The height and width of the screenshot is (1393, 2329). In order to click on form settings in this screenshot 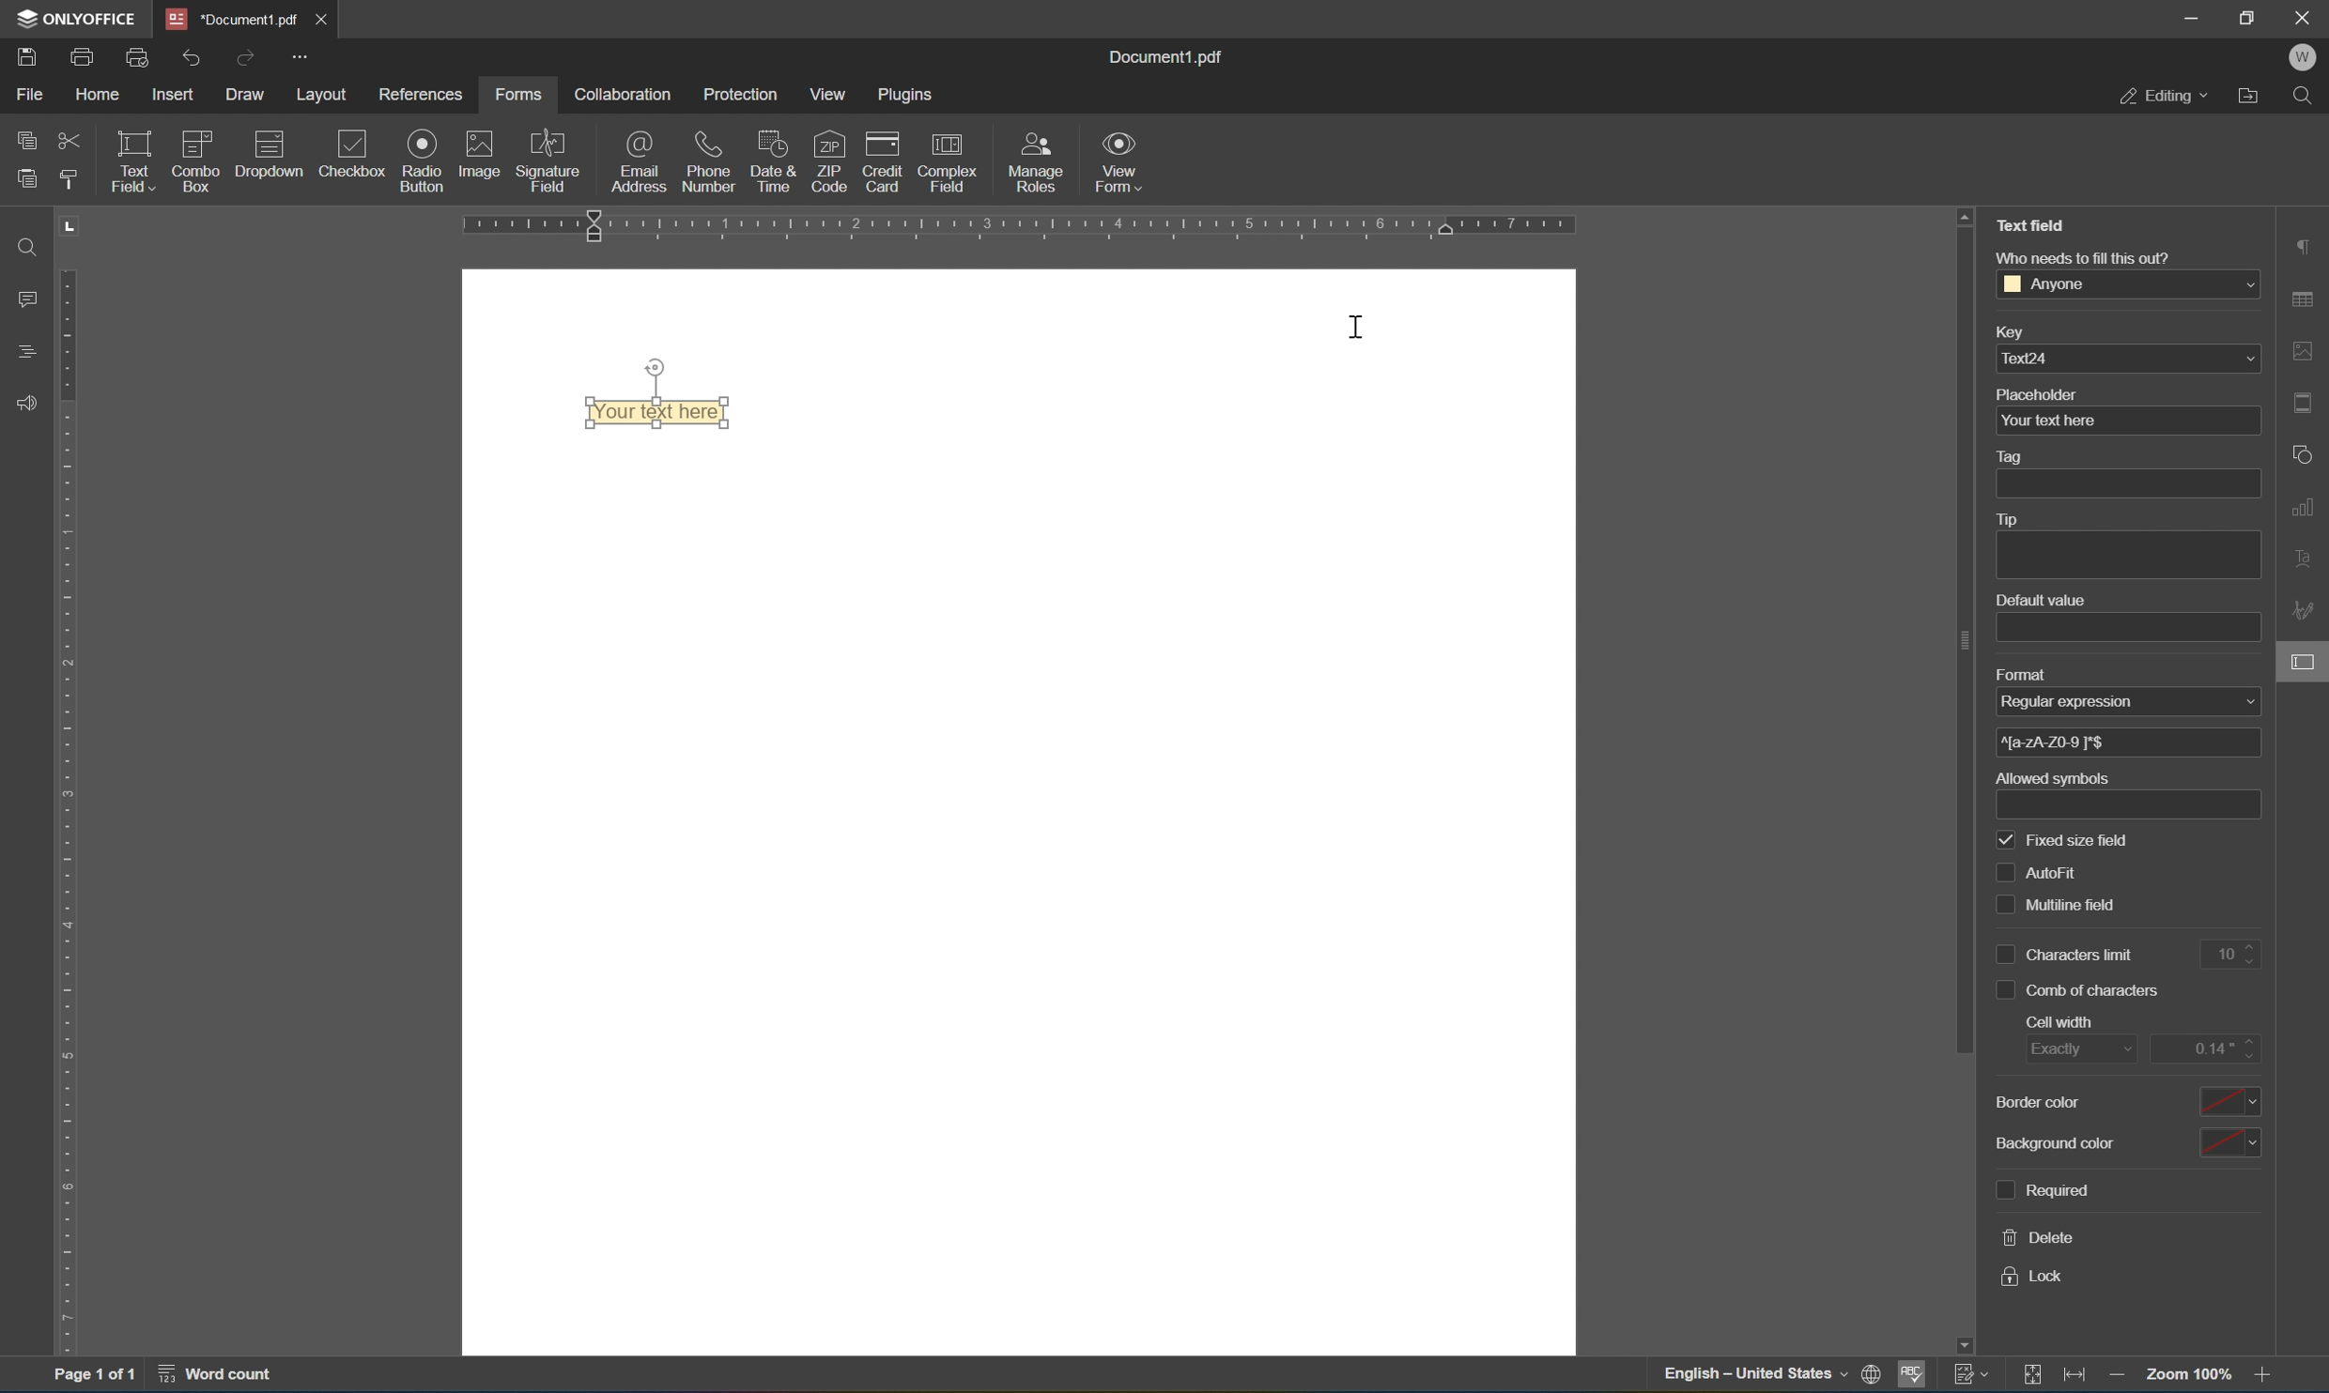, I will do `click(2306, 661)`.